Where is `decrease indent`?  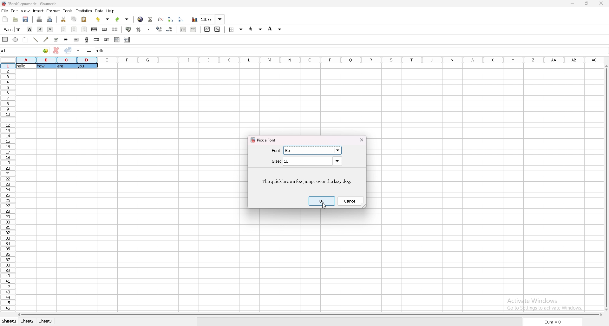
decrease indent is located at coordinates (183, 29).